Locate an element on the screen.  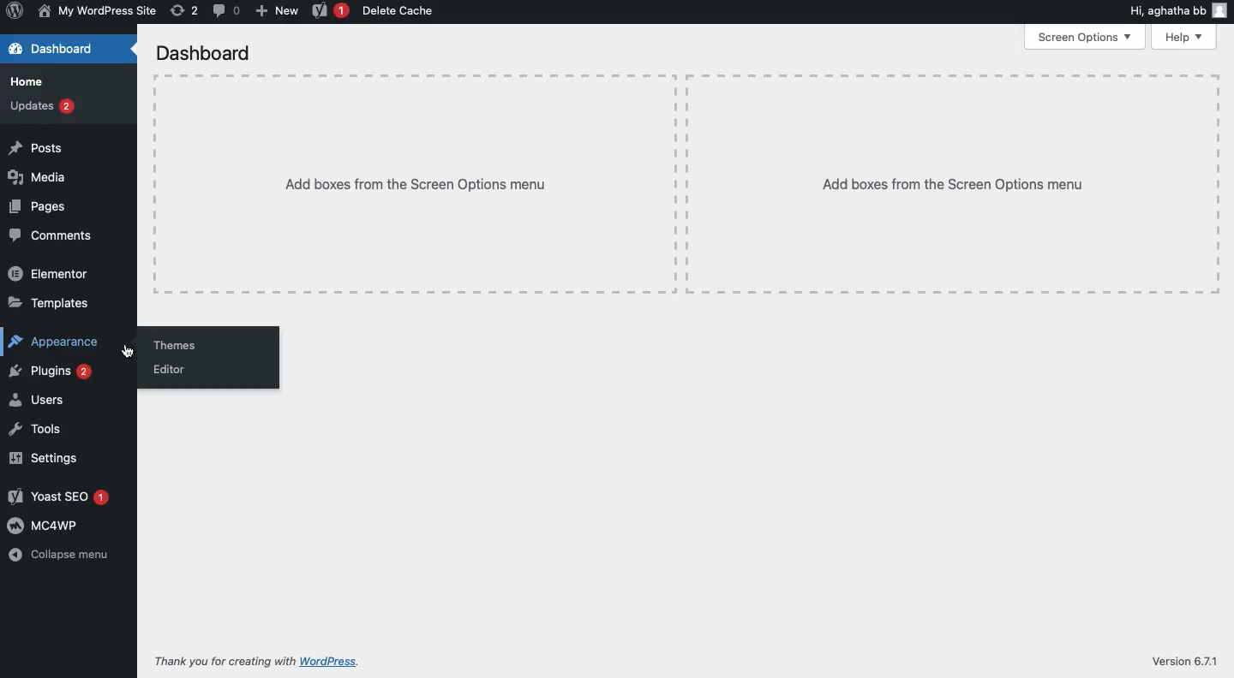
Yoast is located at coordinates (57, 497).